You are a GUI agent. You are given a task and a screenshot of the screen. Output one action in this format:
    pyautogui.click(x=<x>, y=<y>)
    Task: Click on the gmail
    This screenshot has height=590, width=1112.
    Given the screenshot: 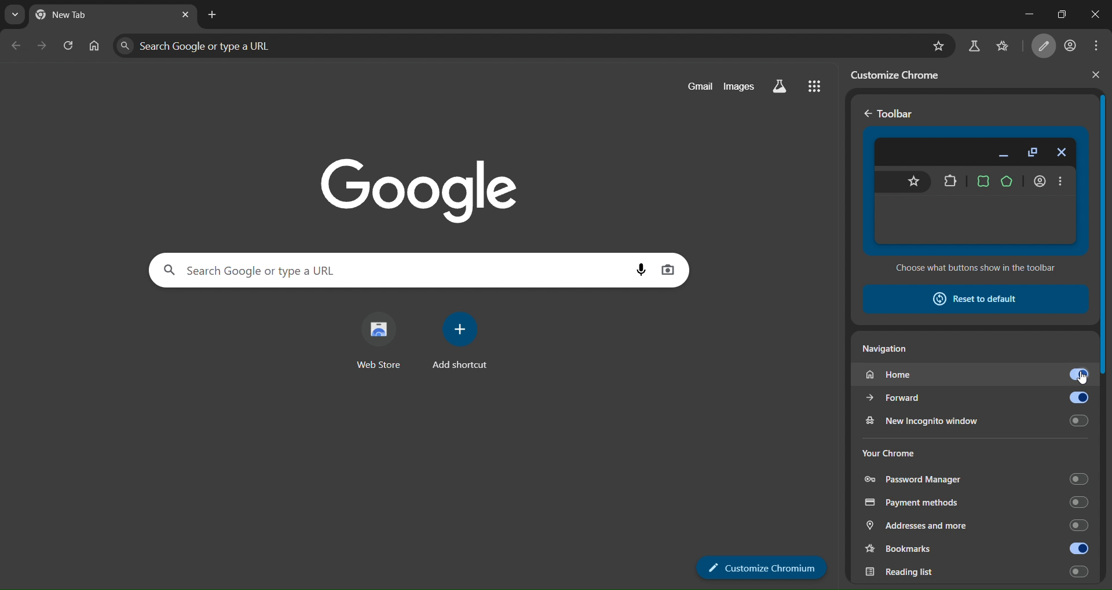 What is the action you would take?
    pyautogui.click(x=695, y=86)
    